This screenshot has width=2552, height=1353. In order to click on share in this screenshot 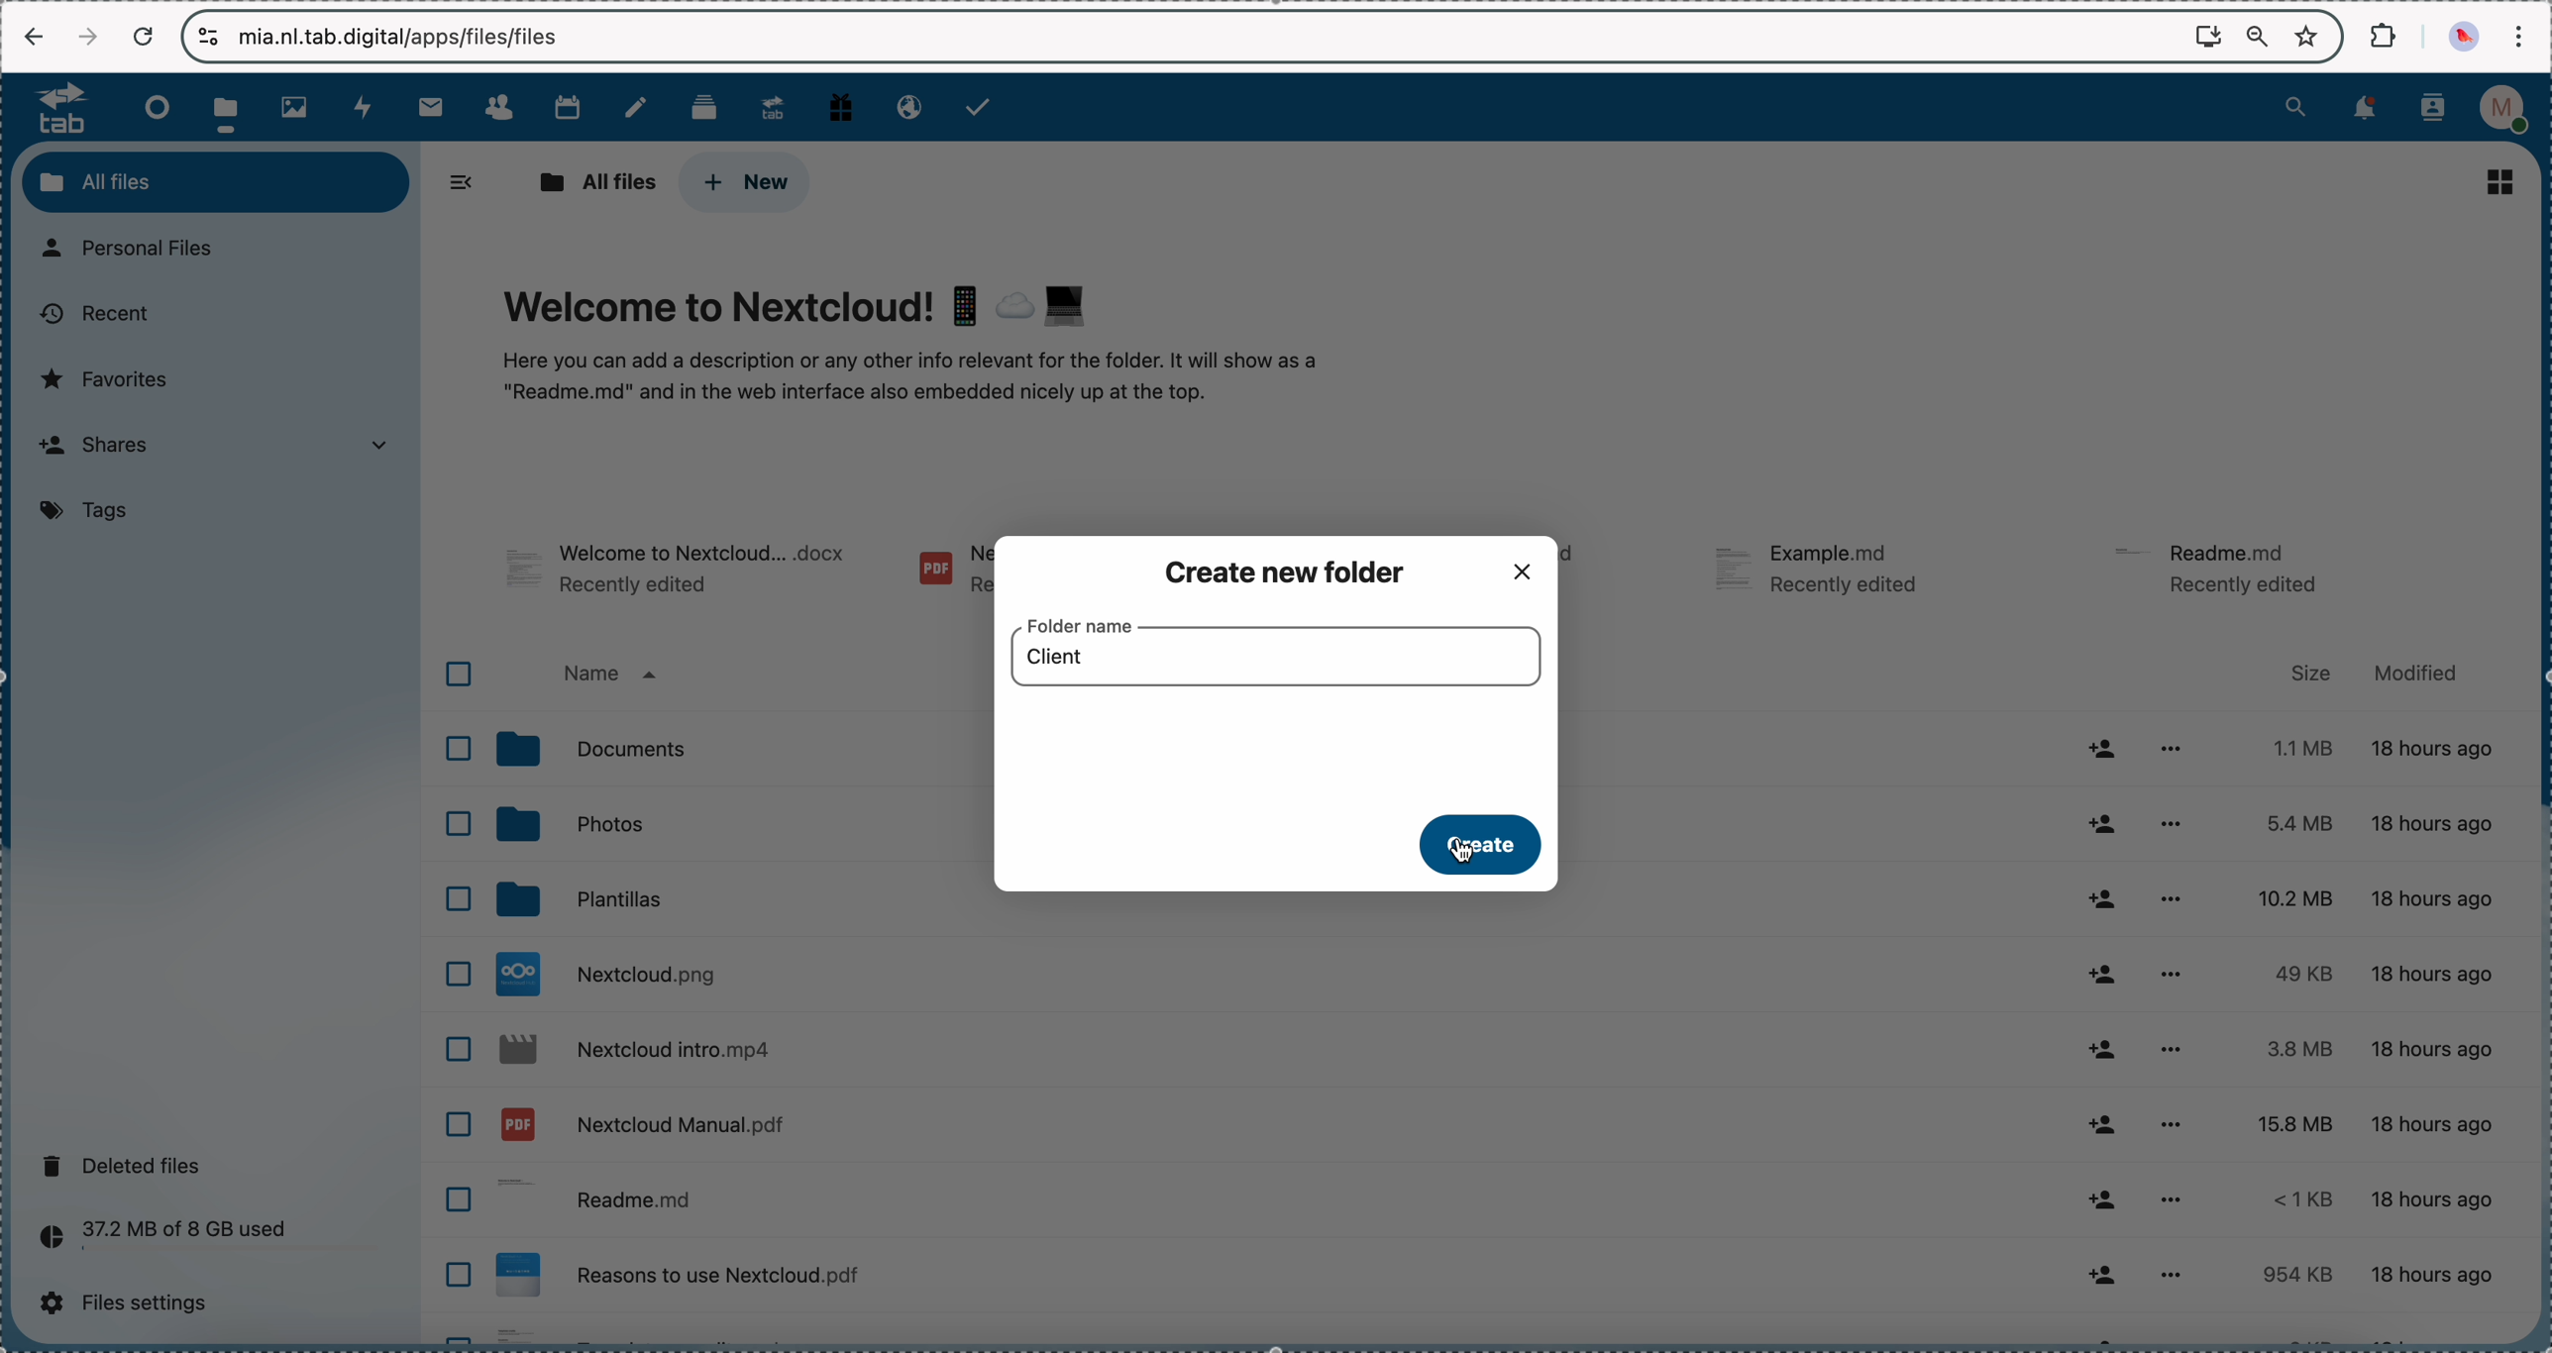, I will do `click(2106, 898)`.